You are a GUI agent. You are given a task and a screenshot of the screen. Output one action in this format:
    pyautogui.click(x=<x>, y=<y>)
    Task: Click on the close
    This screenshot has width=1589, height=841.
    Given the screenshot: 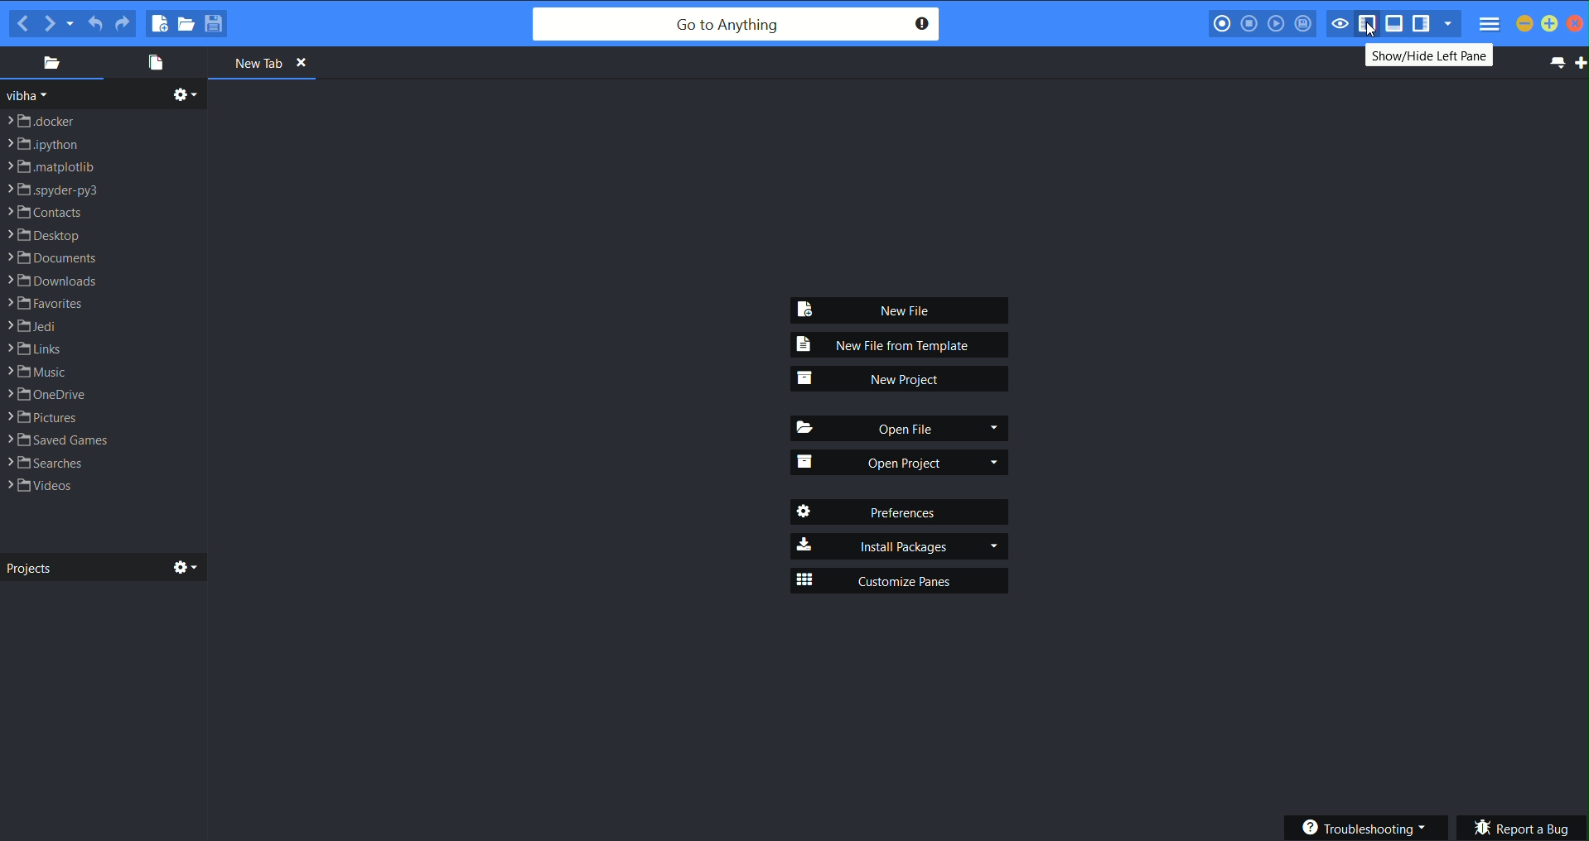 What is the action you would take?
    pyautogui.click(x=1577, y=25)
    